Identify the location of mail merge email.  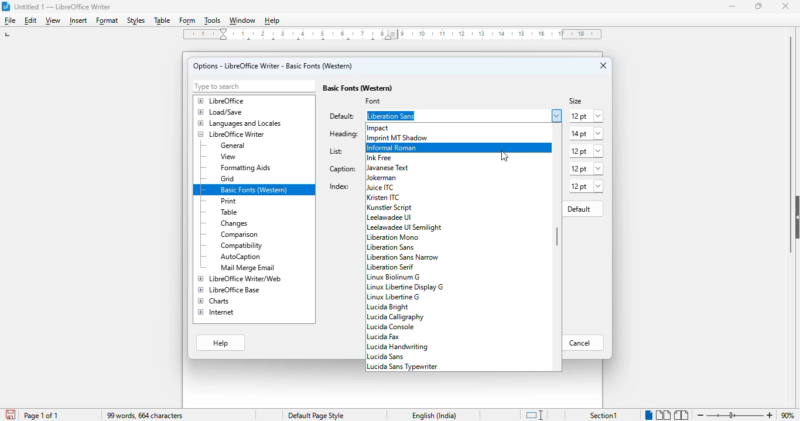
(248, 268).